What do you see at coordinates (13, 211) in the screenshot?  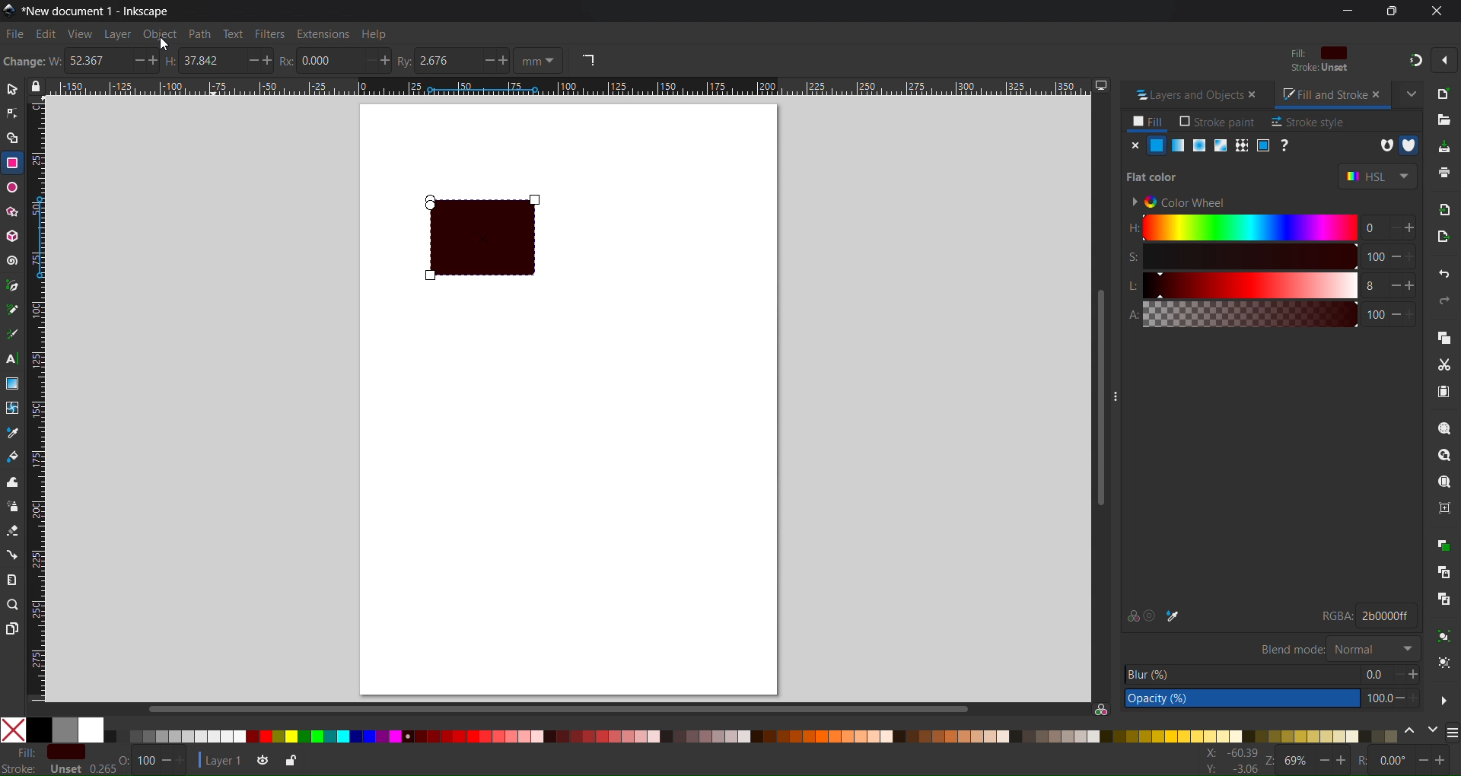 I see `star/ Polygon tool` at bounding box center [13, 211].